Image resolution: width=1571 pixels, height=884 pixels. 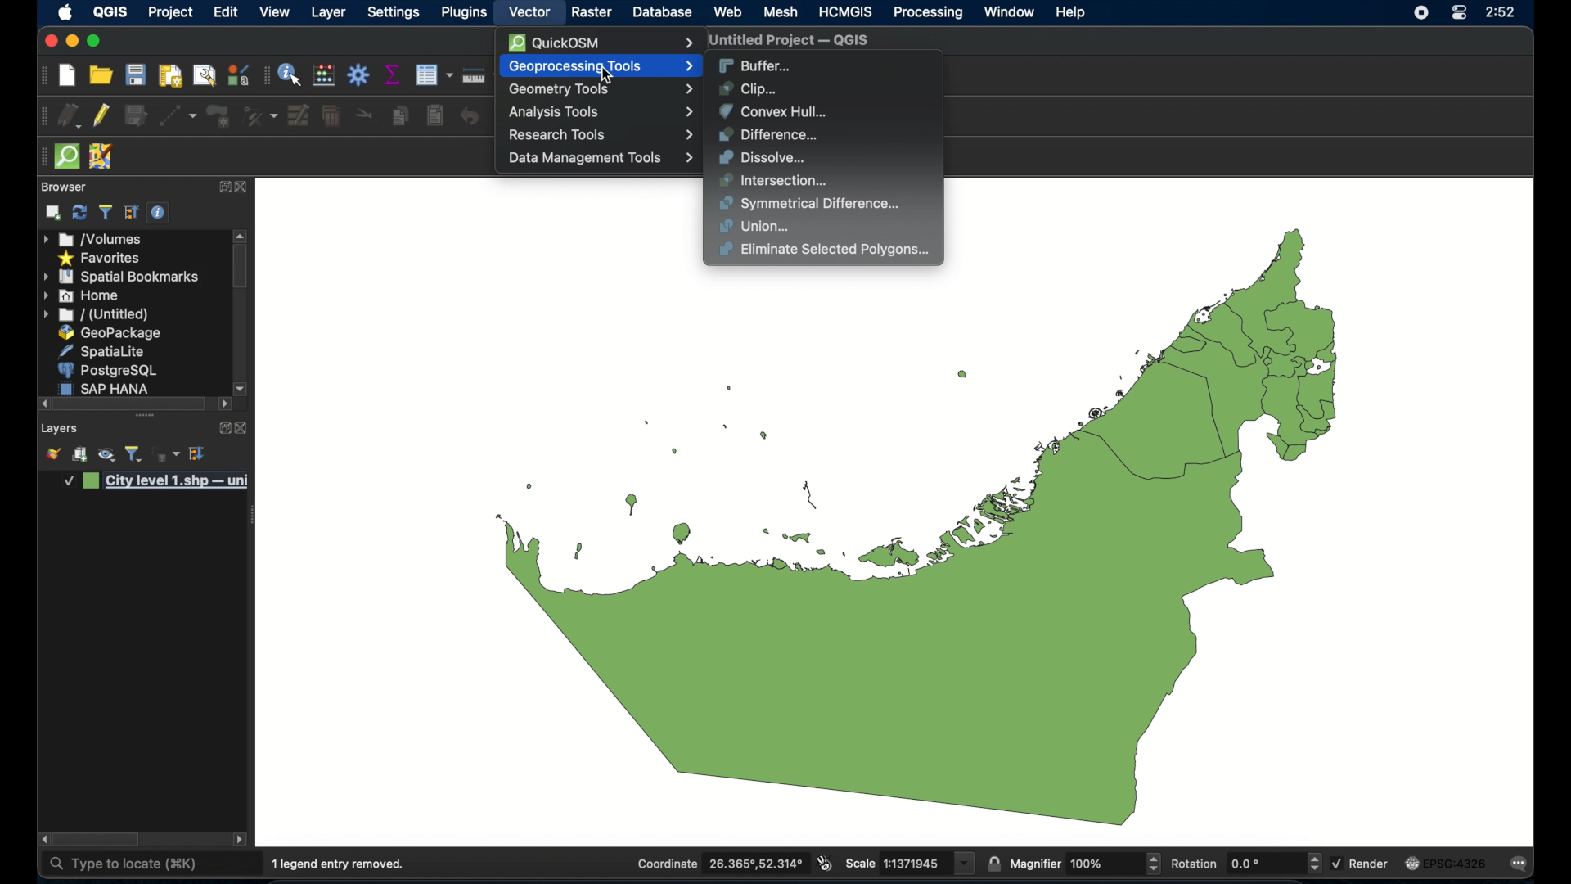 What do you see at coordinates (225, 405) in the screenshot?
I see `scroll right arrow` at bounding box center [225, 405].